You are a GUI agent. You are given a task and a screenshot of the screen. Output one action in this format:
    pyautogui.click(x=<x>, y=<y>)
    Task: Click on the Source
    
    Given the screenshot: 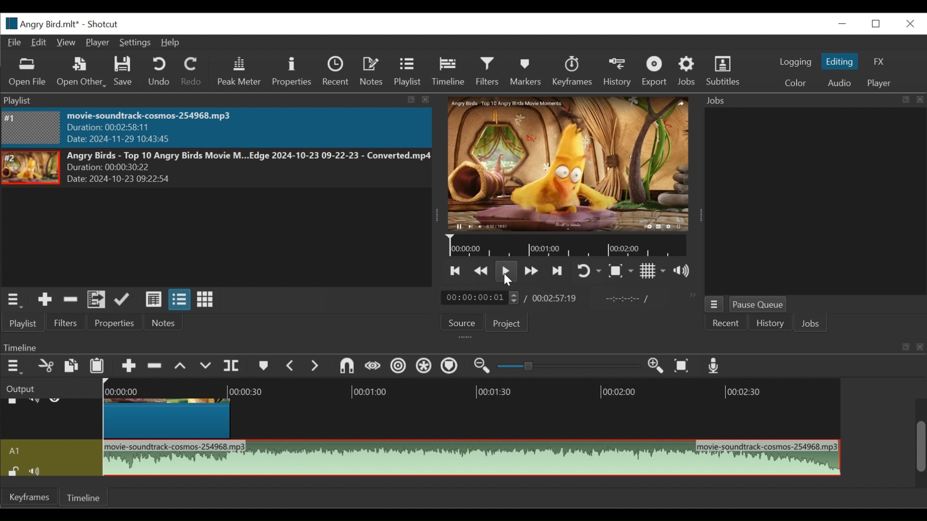 What is the action you would take?
    pyautogui.click(x=463, y=323)
    